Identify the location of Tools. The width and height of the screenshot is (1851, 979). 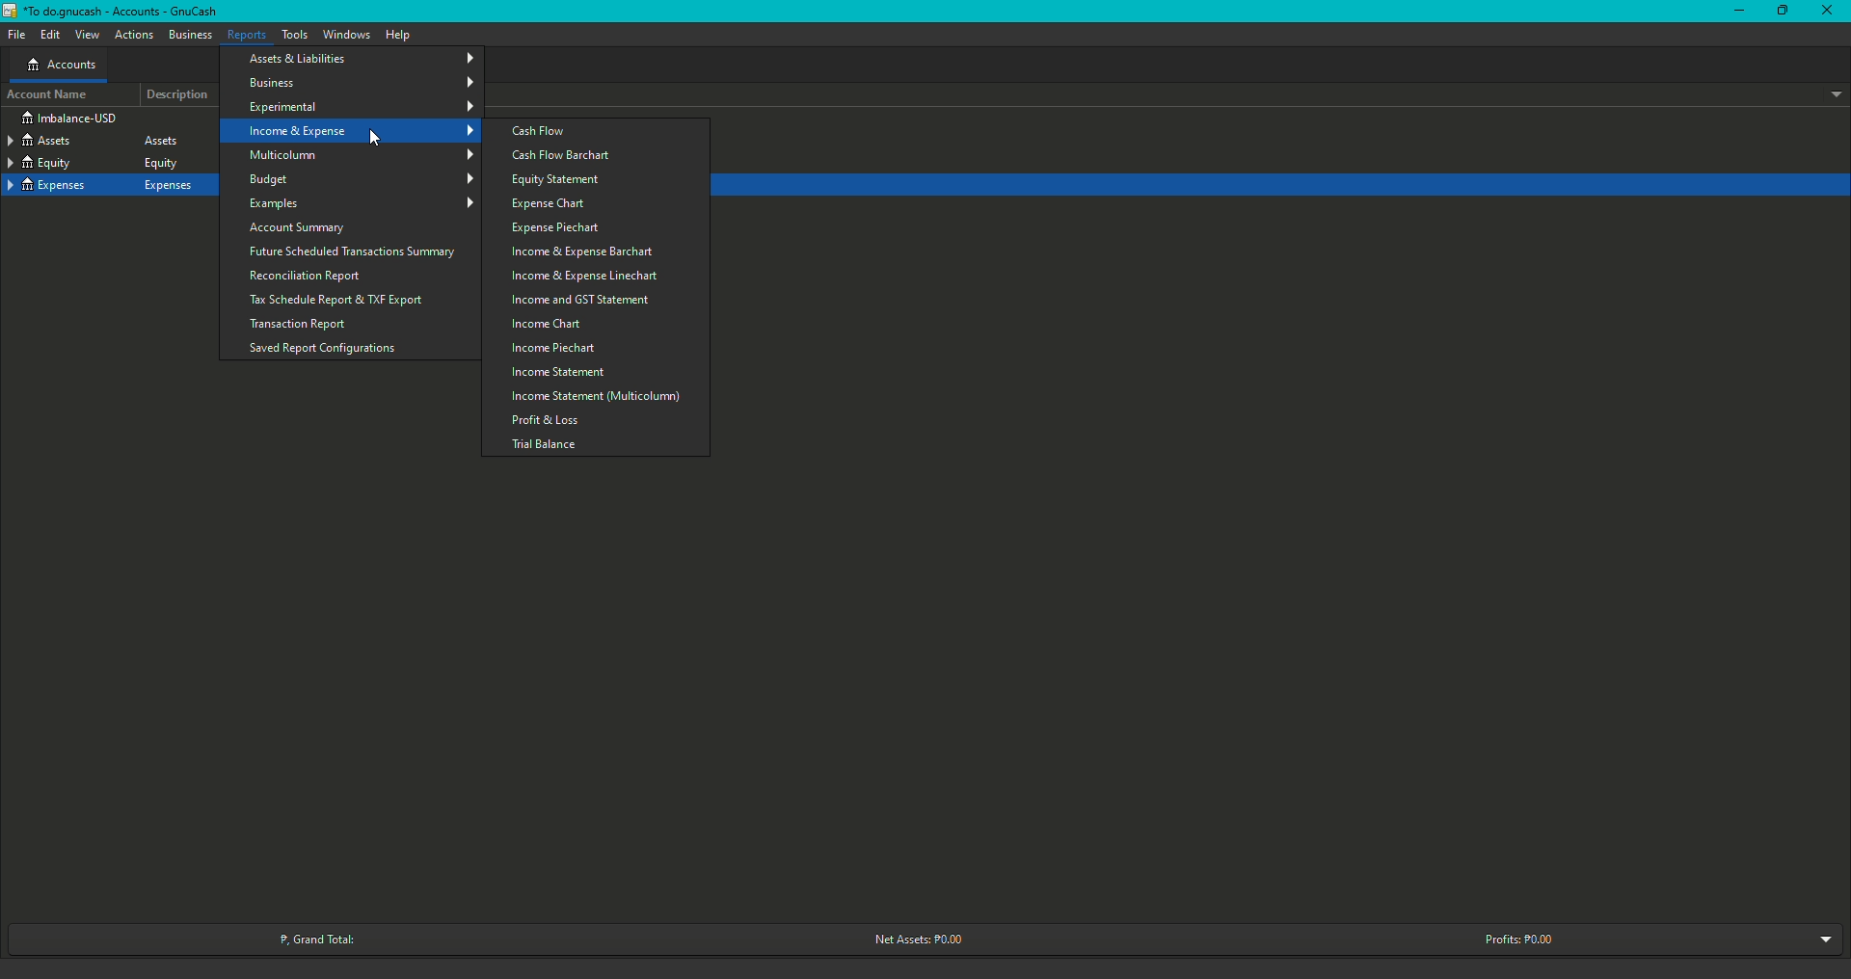
(295, 35).